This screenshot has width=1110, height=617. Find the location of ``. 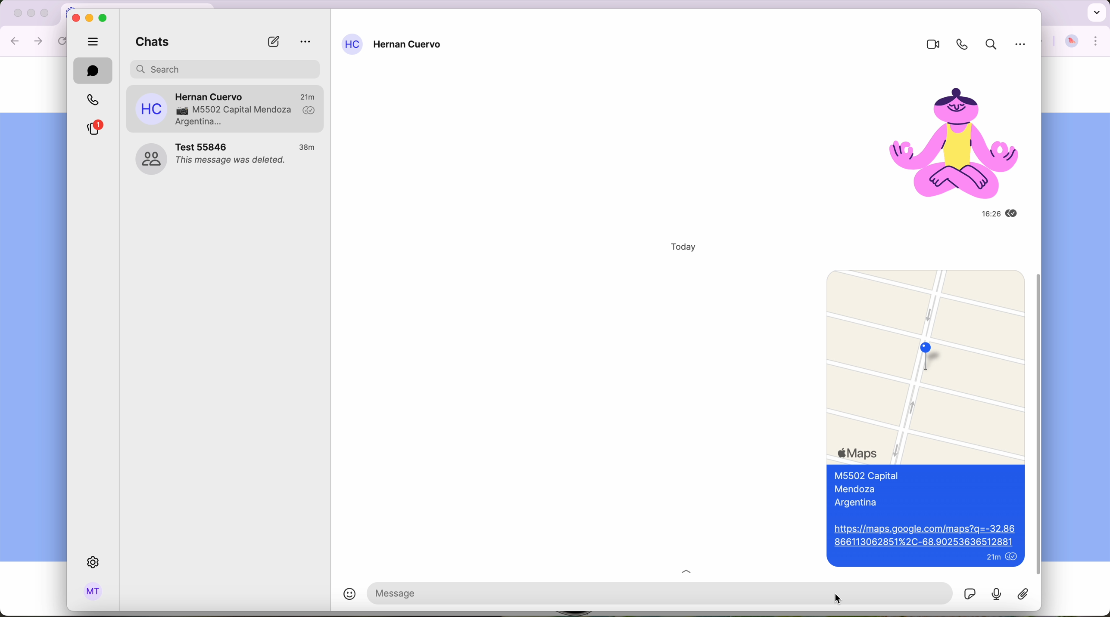

 is located at coordinates (1040, 424).